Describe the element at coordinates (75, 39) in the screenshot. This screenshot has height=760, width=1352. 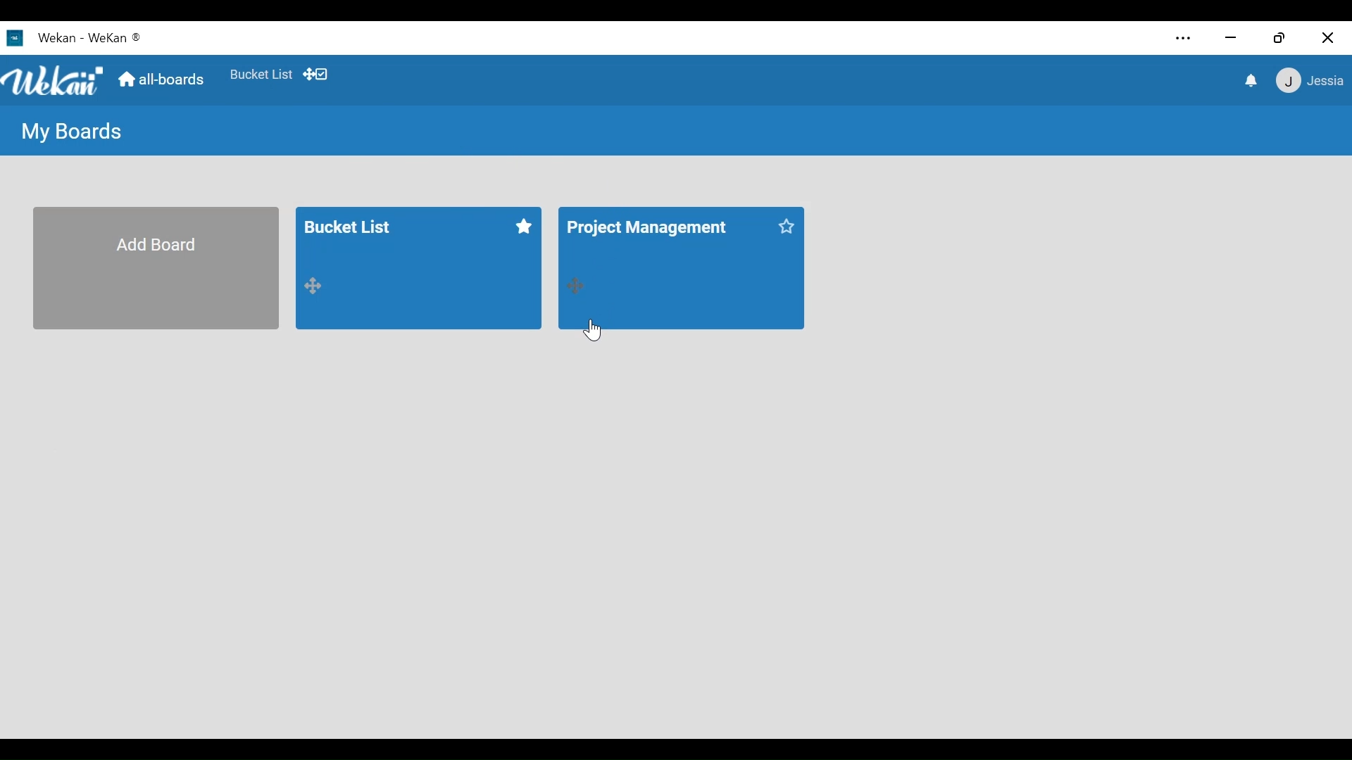
I see `Wekan Desktop Icon` at that location.